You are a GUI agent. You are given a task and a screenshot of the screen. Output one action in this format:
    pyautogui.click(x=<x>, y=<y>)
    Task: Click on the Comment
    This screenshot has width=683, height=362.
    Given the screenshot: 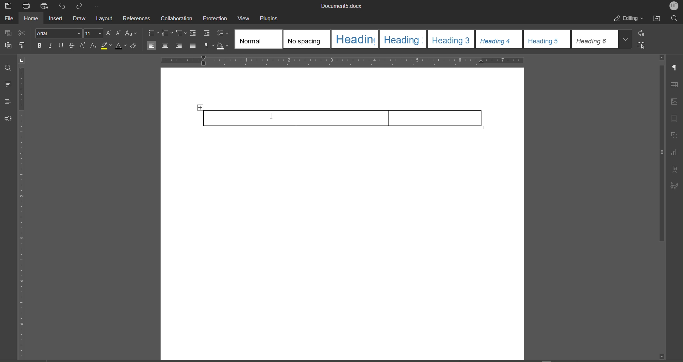 What is the action you would take?
    pyautogui.click(x=9, y=85)
    